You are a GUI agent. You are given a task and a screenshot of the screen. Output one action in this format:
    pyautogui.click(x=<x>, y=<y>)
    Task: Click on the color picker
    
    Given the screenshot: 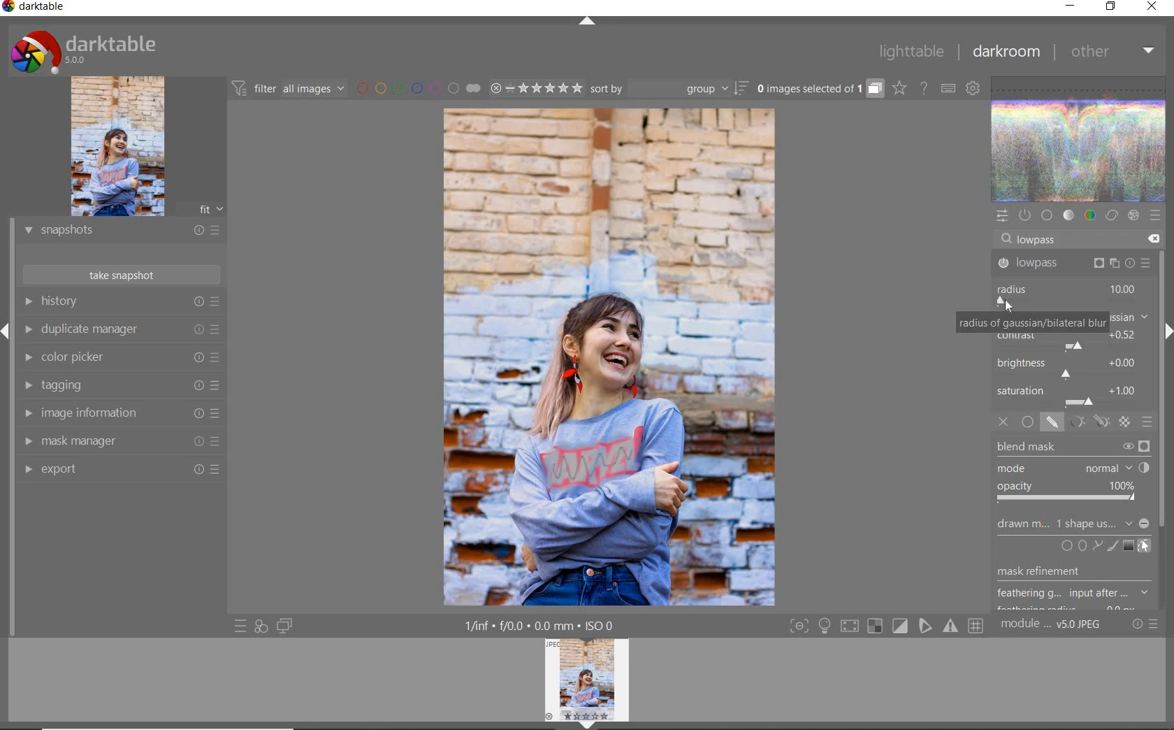 What is the action you would take?
    pyautogui.click(x=119, y=359)
    